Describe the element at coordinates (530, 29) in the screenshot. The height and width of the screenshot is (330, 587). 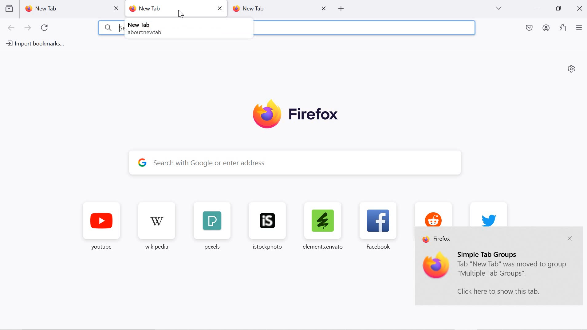
I see `save to pocket` at that location.